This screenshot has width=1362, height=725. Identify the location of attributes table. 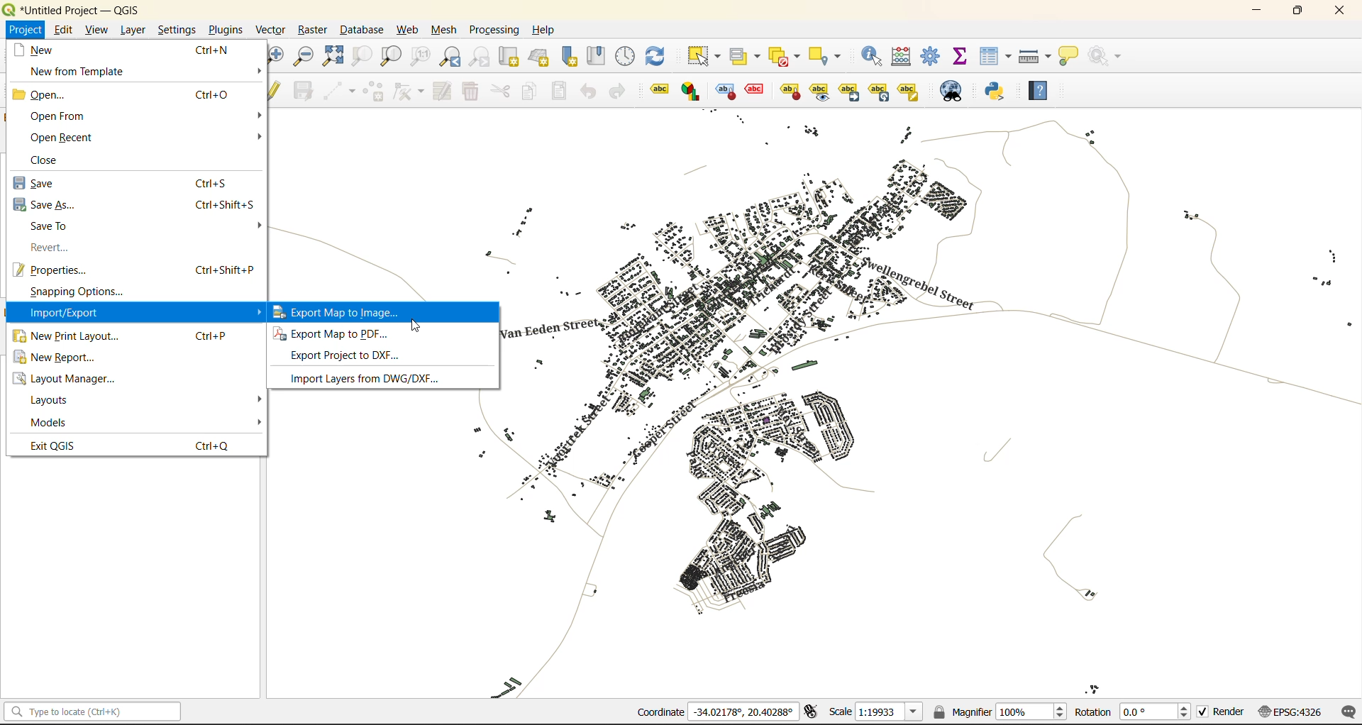
(996, 57).